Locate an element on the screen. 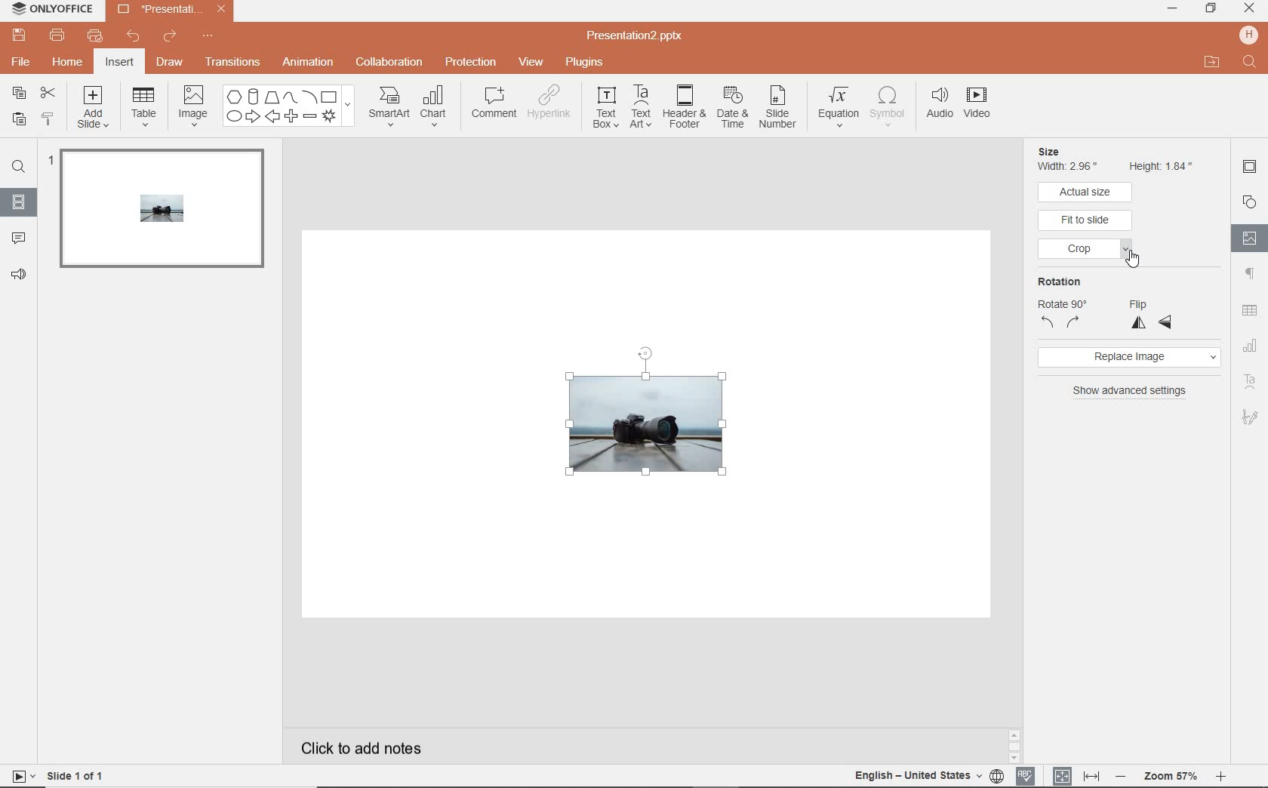 This screenshot has width=1268, height=788. undo is located at coordinates (134, 36).